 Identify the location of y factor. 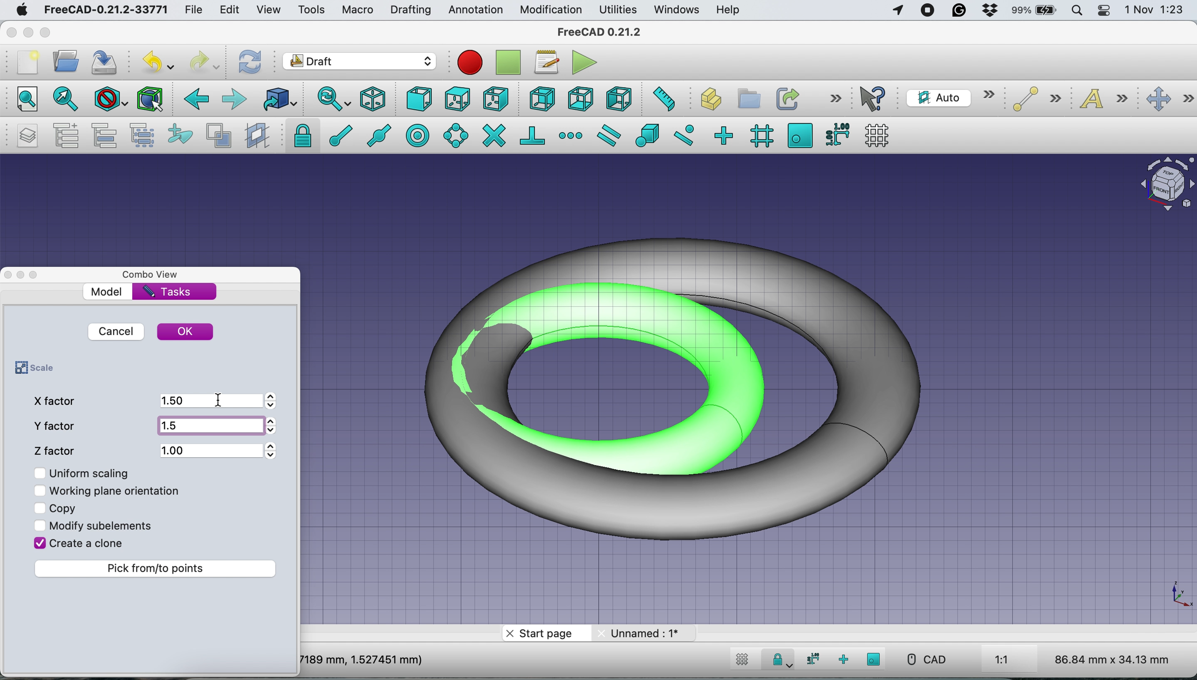
(58, 425).